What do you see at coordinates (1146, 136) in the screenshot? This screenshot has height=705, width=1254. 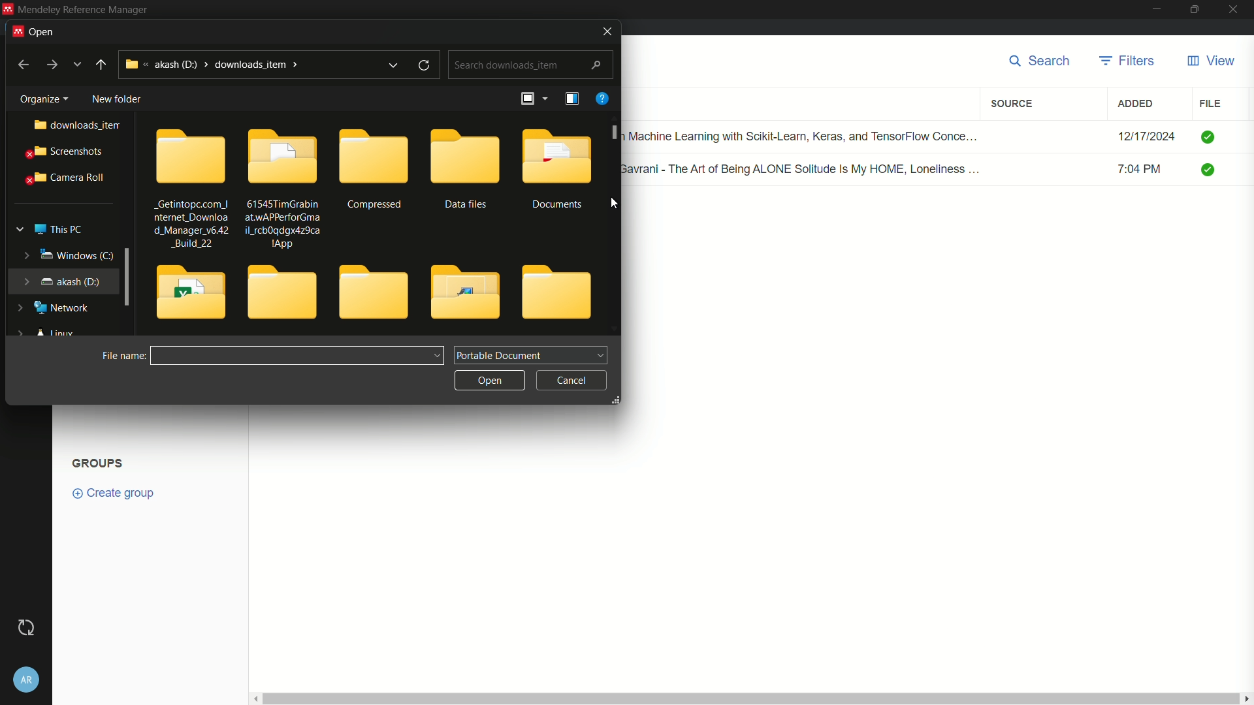 I see `12/17/2024` at bounding box center [1146, 136].